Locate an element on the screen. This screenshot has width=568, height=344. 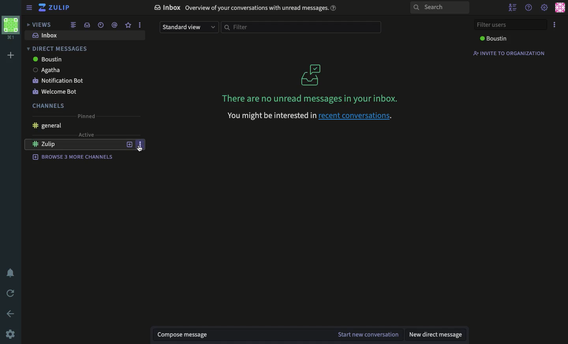
views is located at coordinates (39, 25).